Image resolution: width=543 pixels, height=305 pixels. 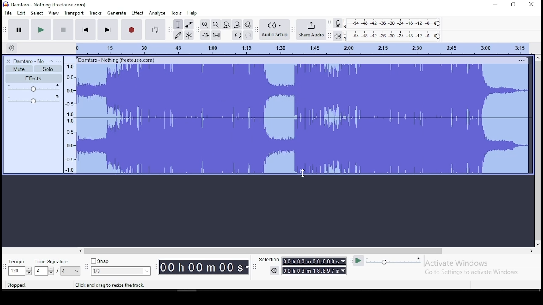 What do you see at coordinates (60, 60) in the screenshot?
I see `open menu` at bounding box center [60, 60].